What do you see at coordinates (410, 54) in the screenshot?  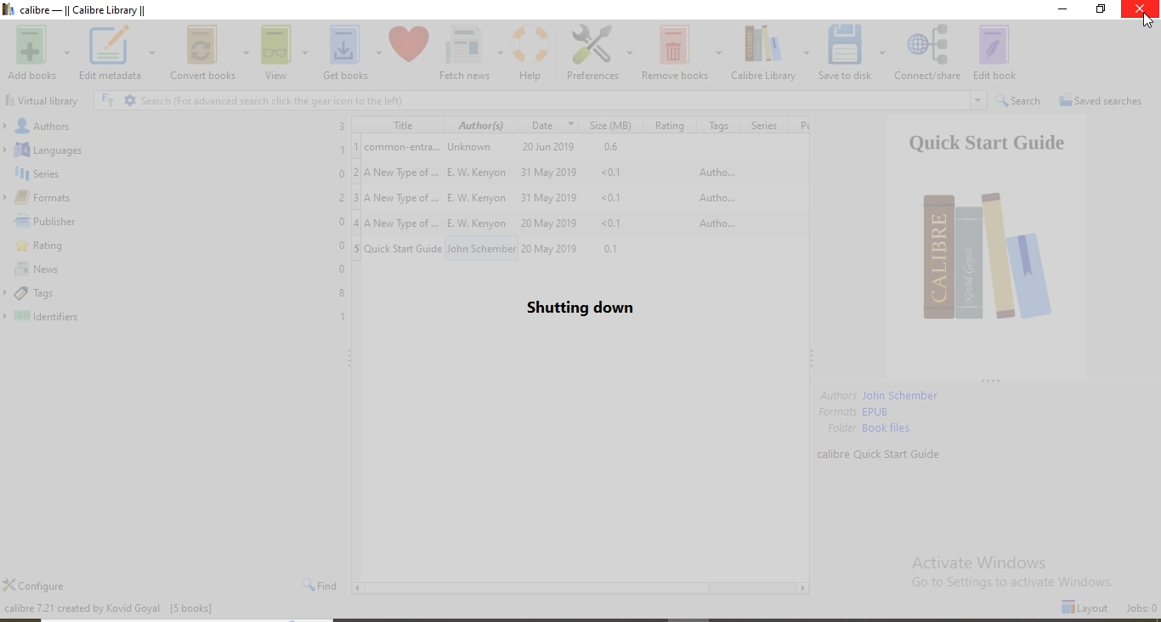 I see `Donate to s....` at bounding box center [410, 54].